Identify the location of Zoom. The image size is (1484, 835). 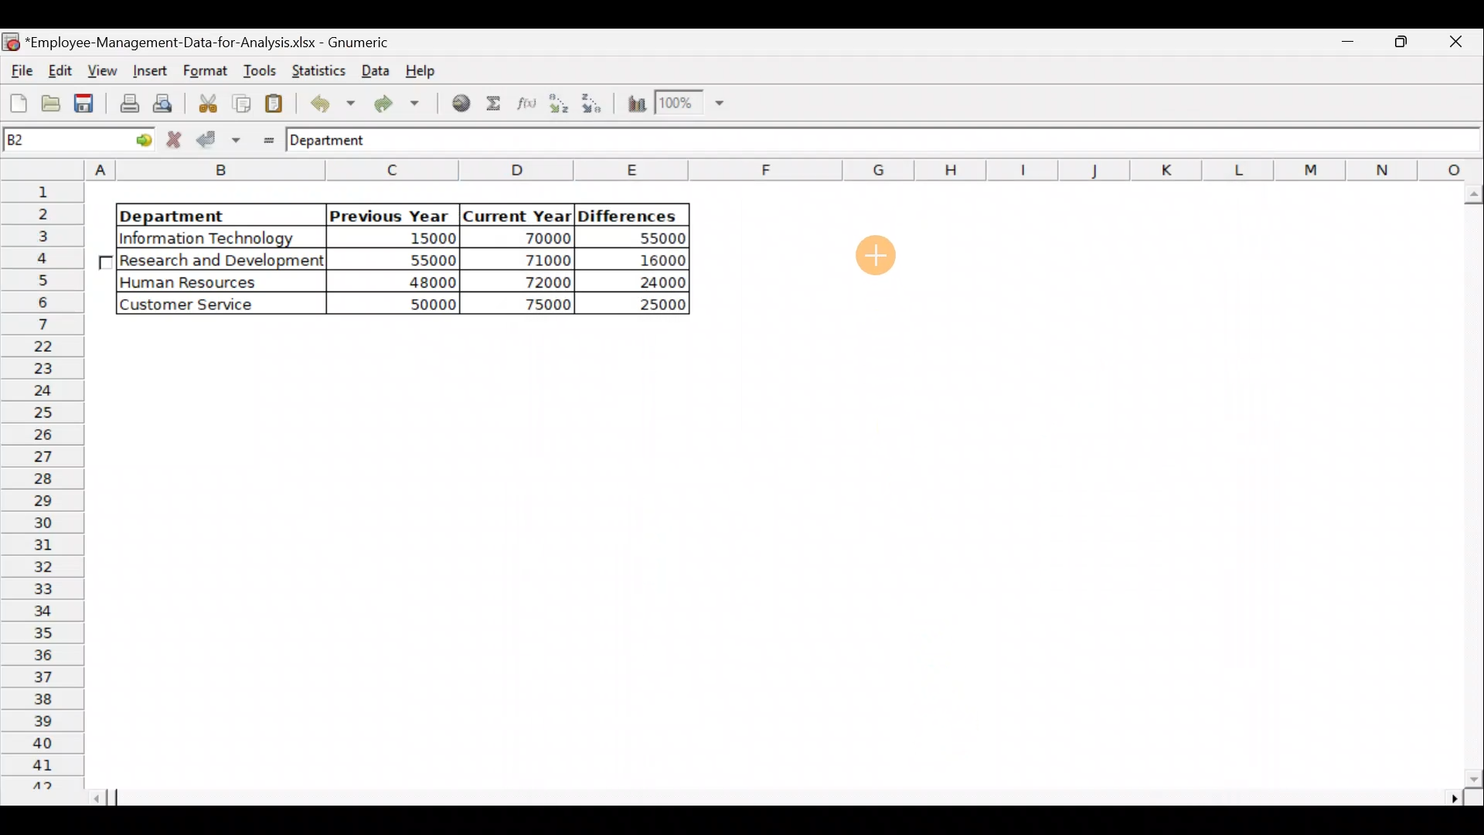
(689, 105).